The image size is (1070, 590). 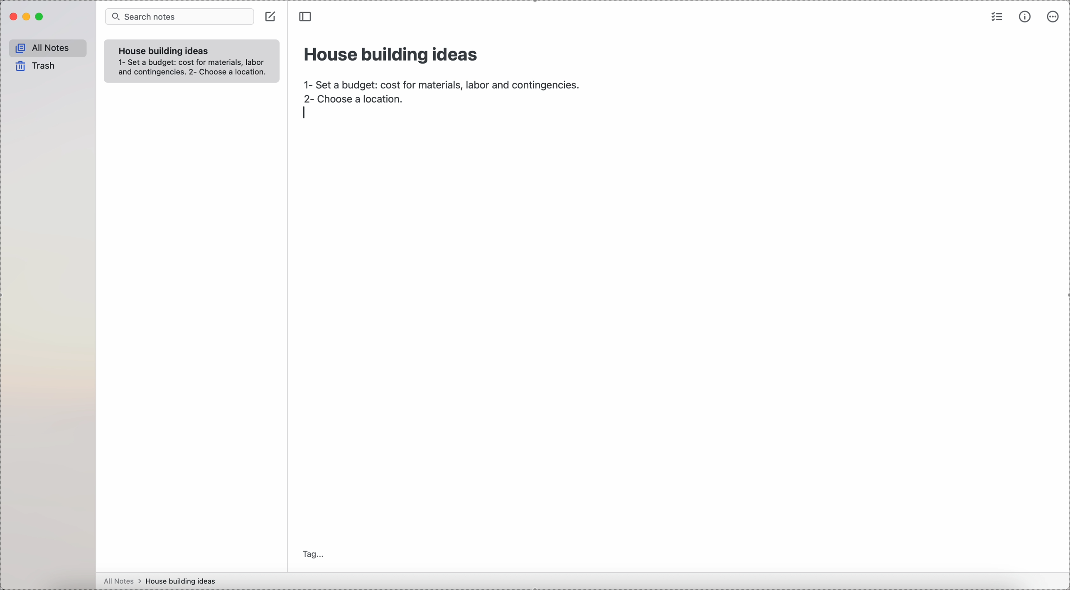 I want to click on more options, so click(x=1054, y=17).